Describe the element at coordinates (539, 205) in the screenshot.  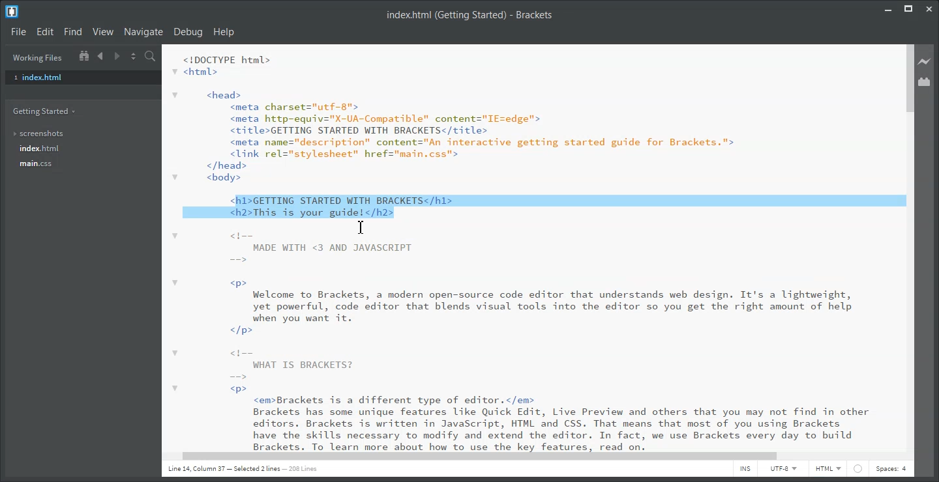
I see `Text` at that location.